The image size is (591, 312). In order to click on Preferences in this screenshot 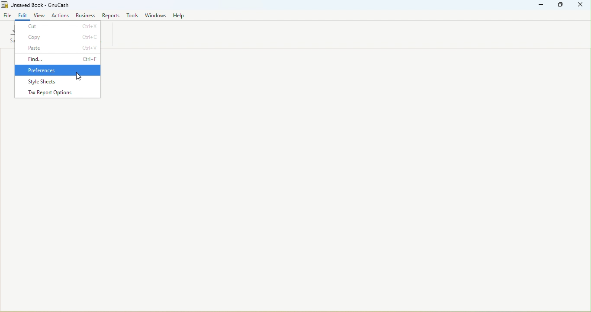, I will do `click(57, 70)`.